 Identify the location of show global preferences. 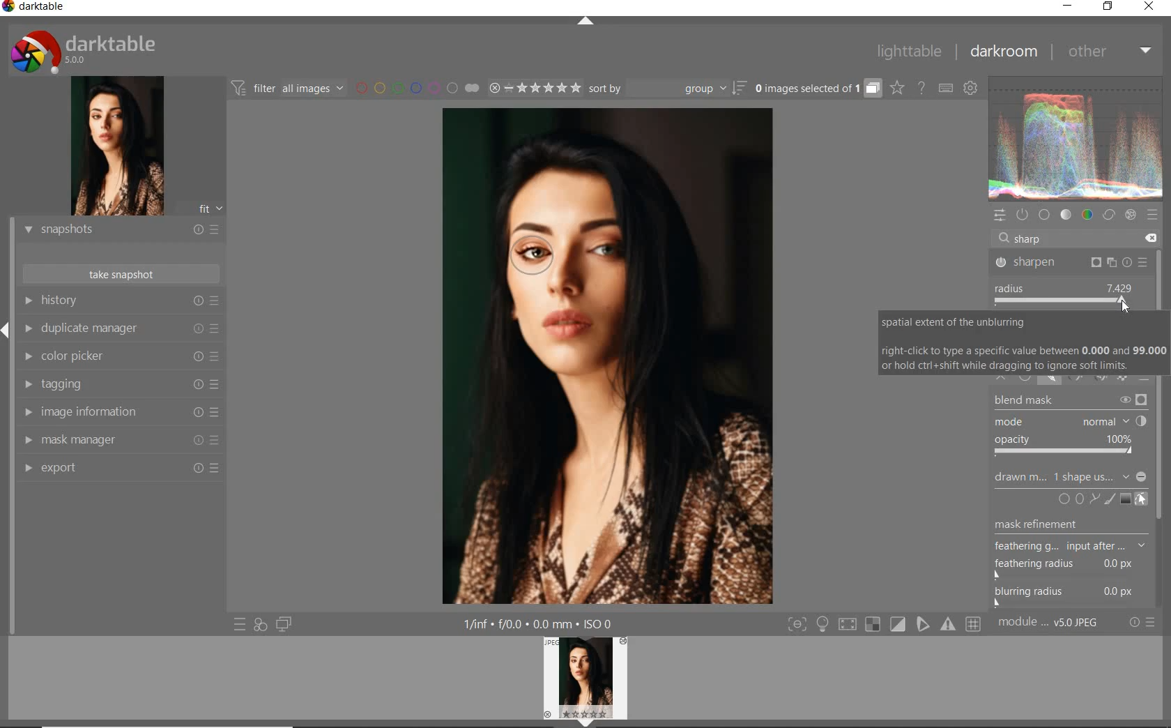
(970, 85).